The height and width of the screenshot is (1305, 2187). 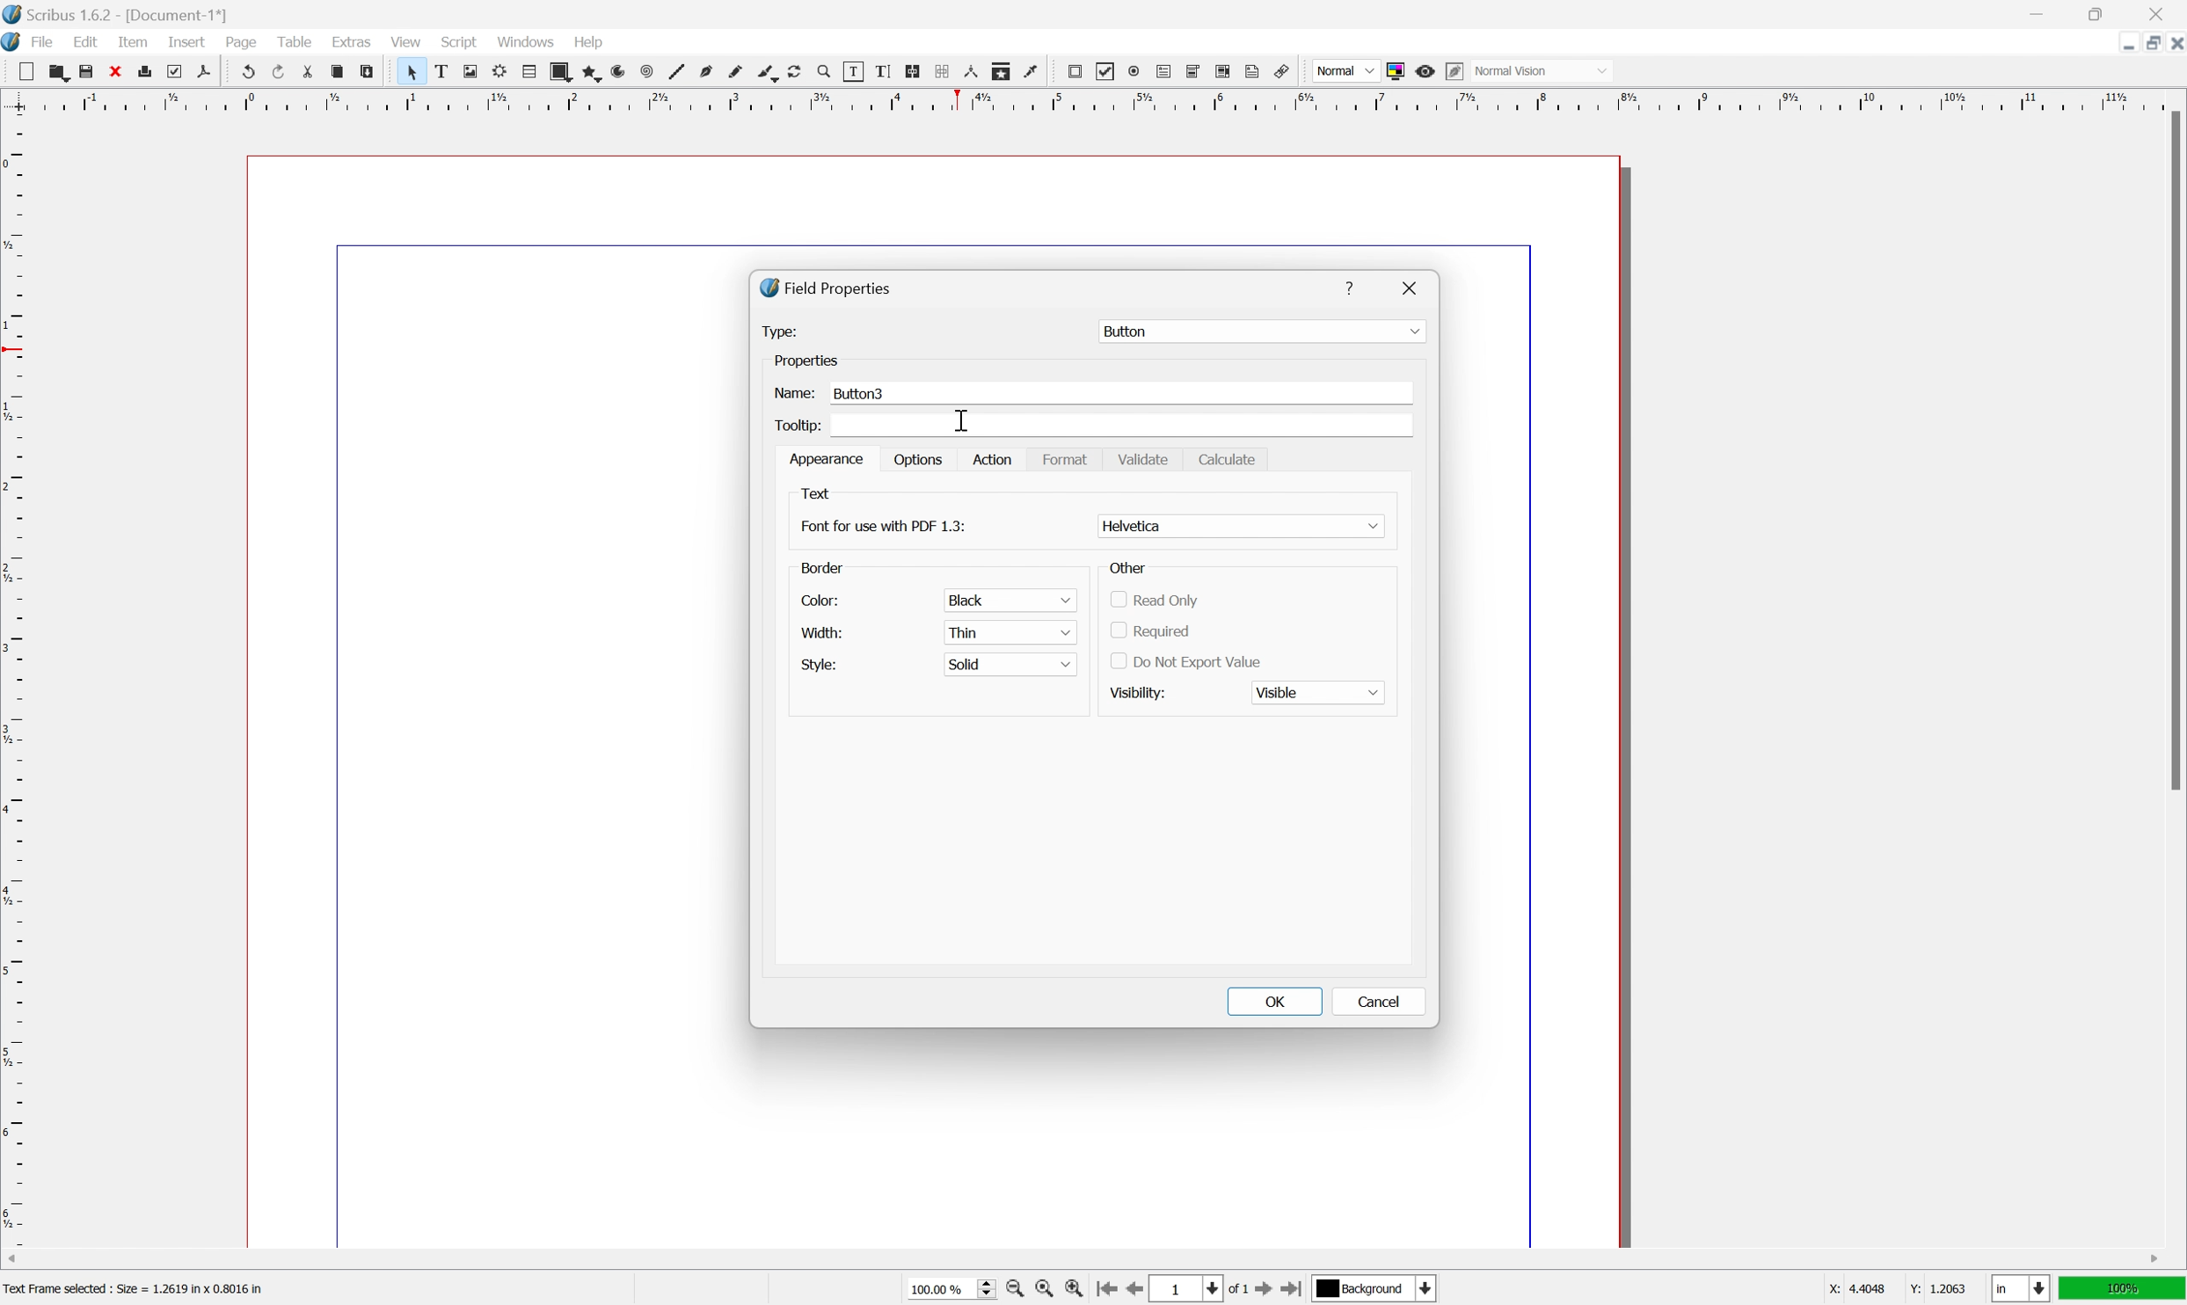 I want to click on preview mode, so click(x=1424, y=71).